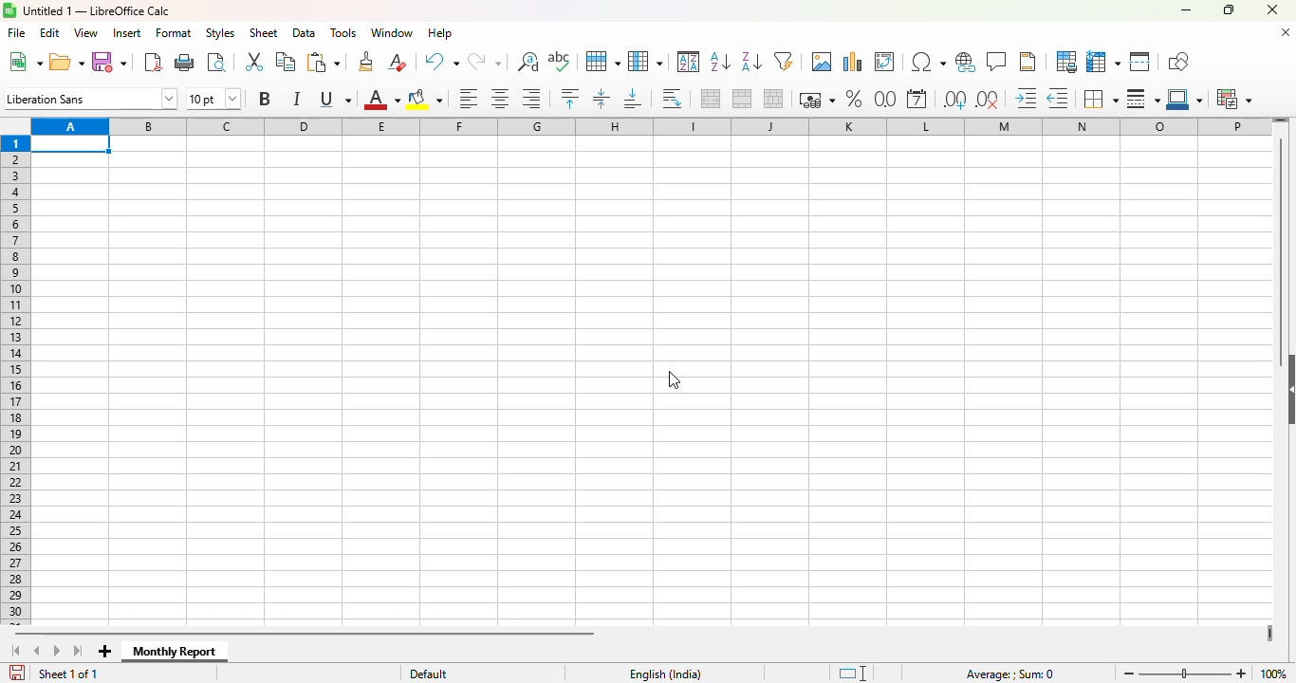  Describe the element at coordinates (1029, 62) in the screenshot. I see `headers and footers` at that location.